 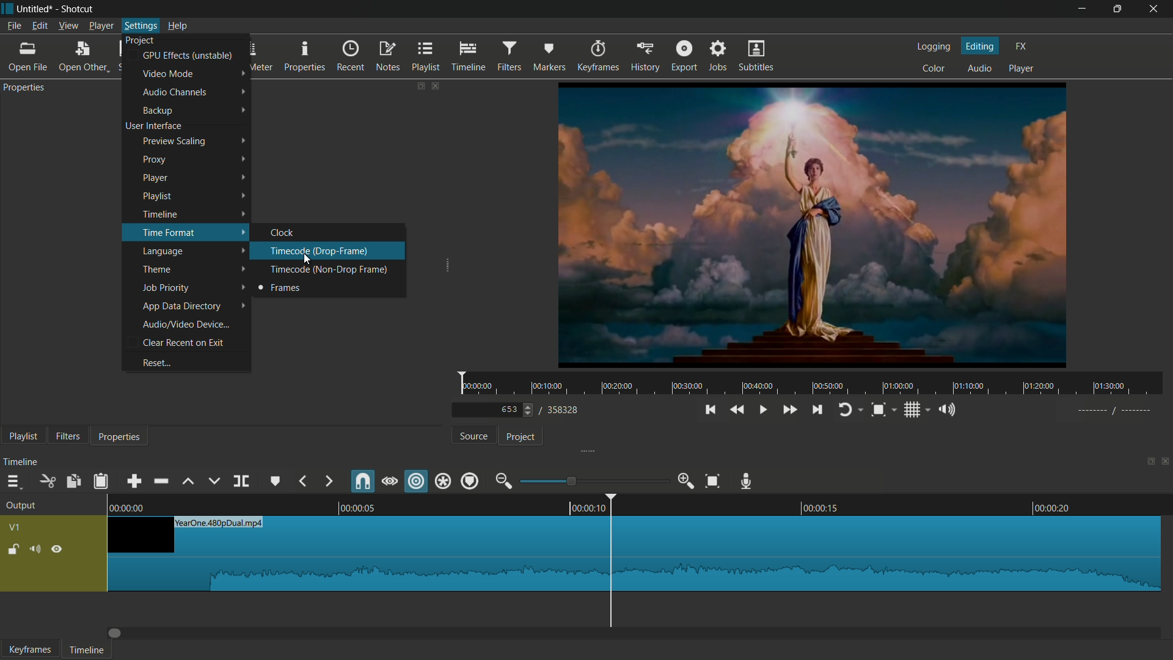 I want to click on cut, so click(x=48, y=482).